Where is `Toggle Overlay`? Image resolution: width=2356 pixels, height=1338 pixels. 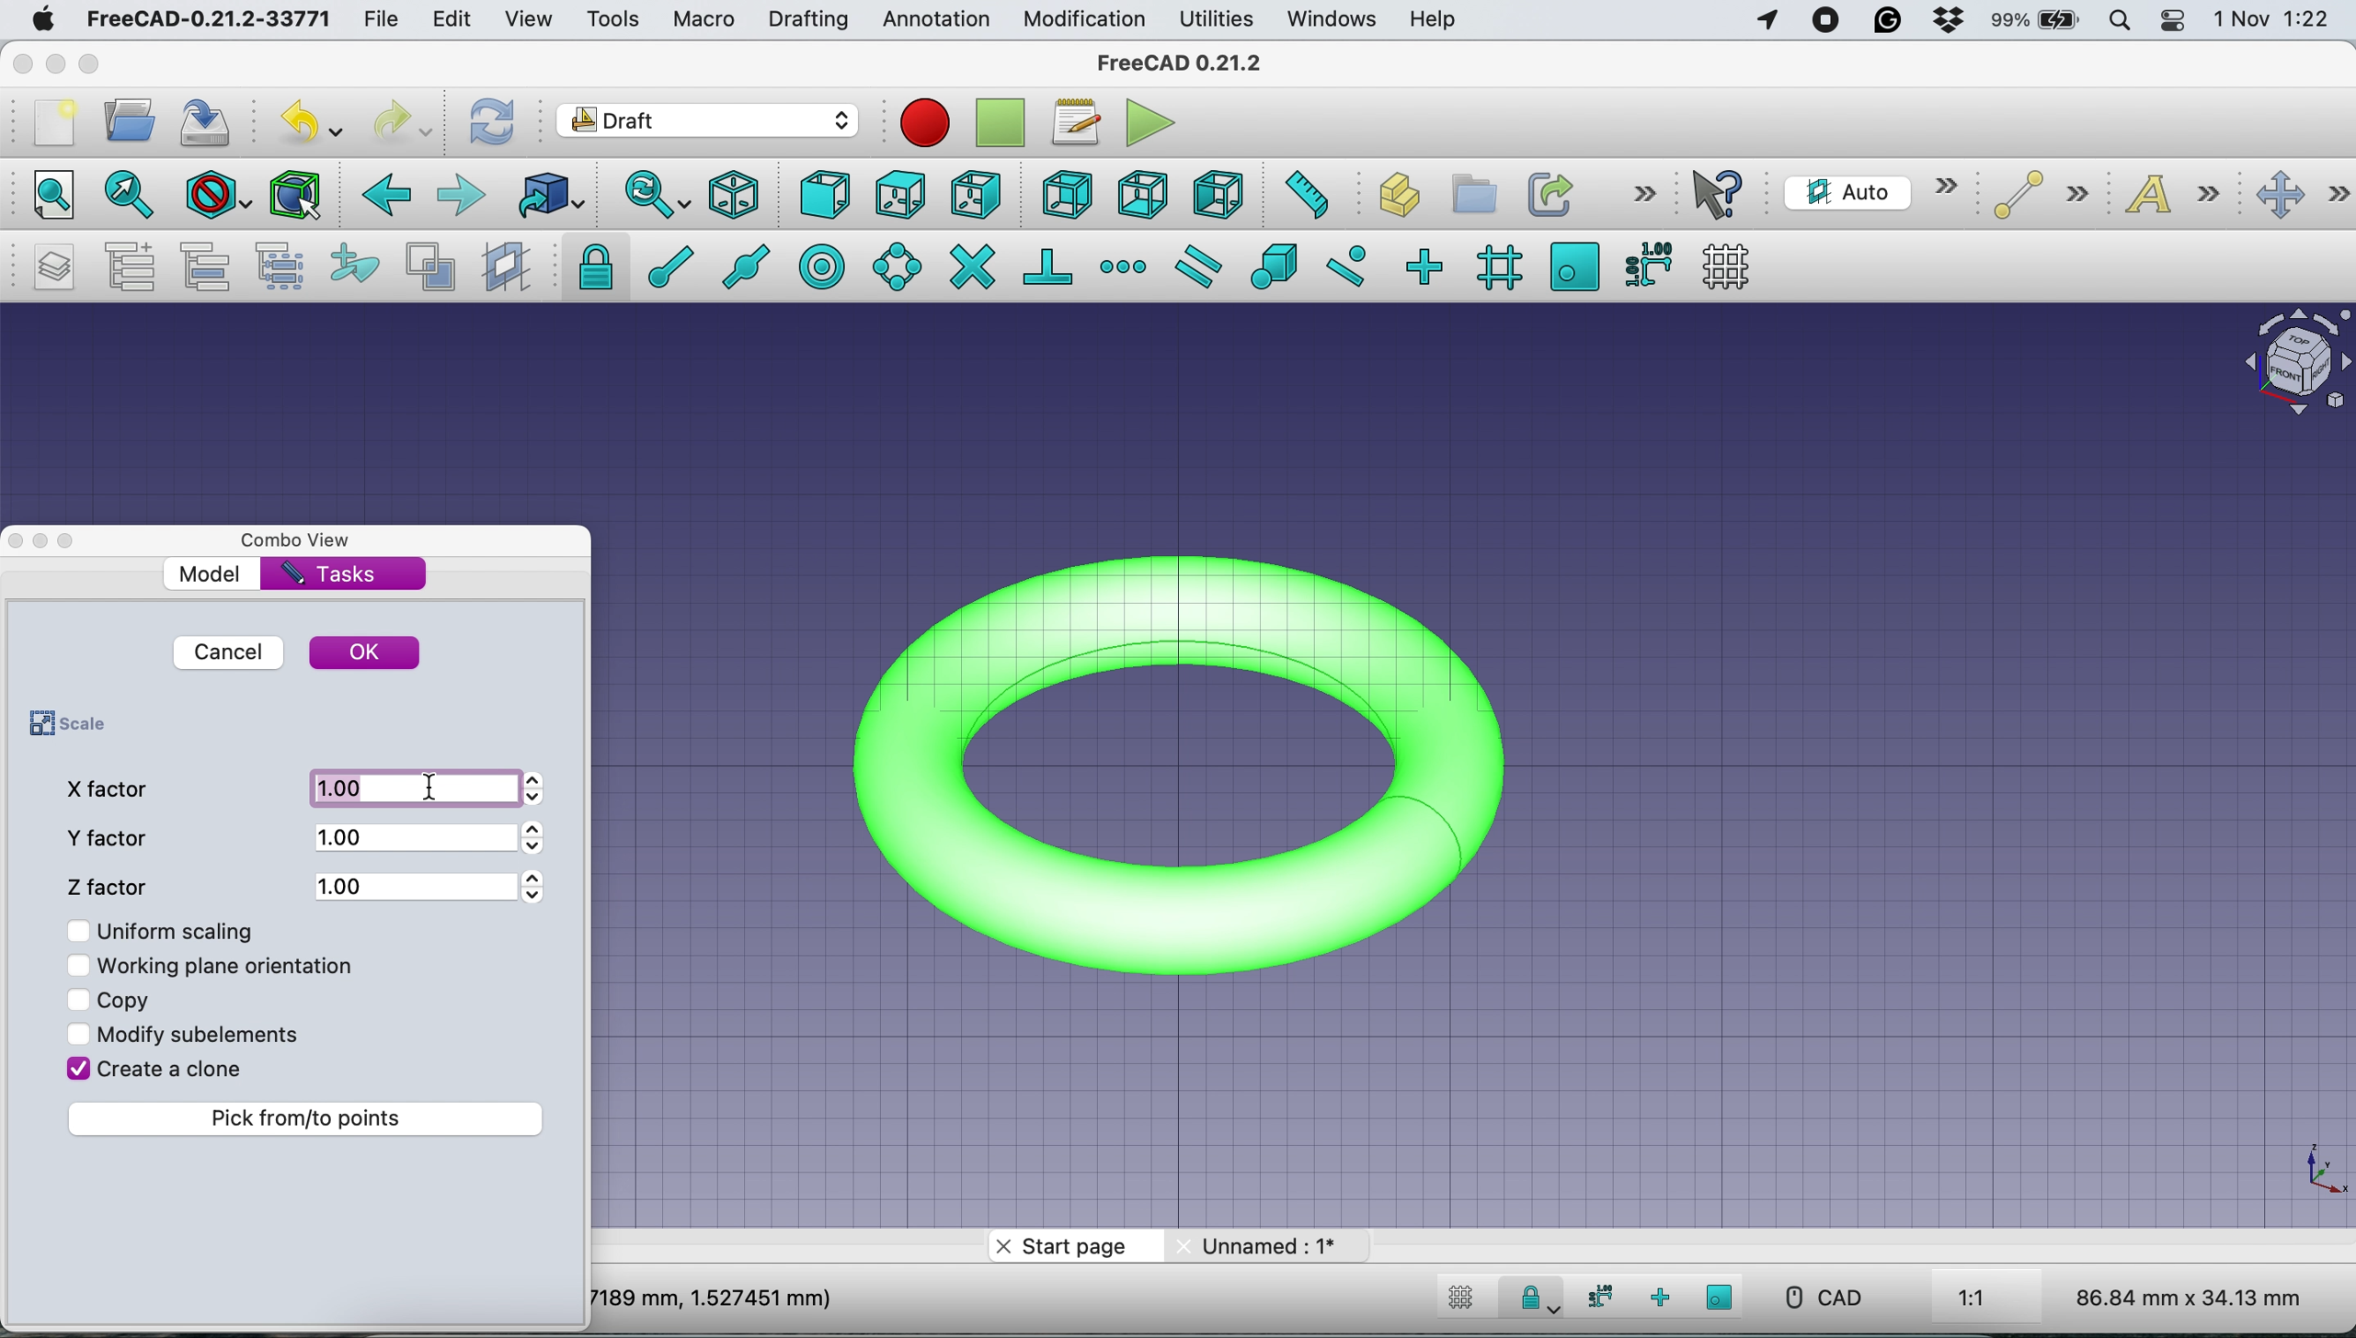
Toggle Overlay is located at coordinates (75, 541).